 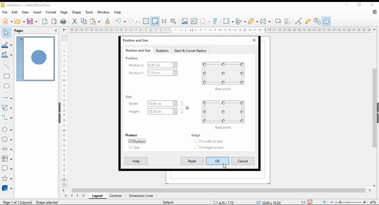 I want to click on toggle extrusions, so click(x=317, y=21).